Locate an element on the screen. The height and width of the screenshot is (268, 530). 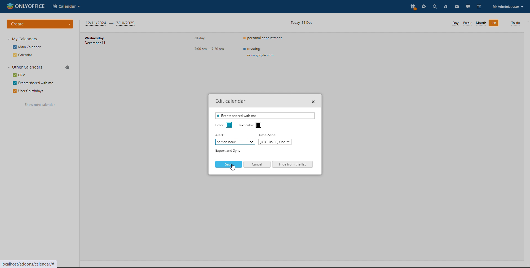
create is located at coordinates (40, 24).